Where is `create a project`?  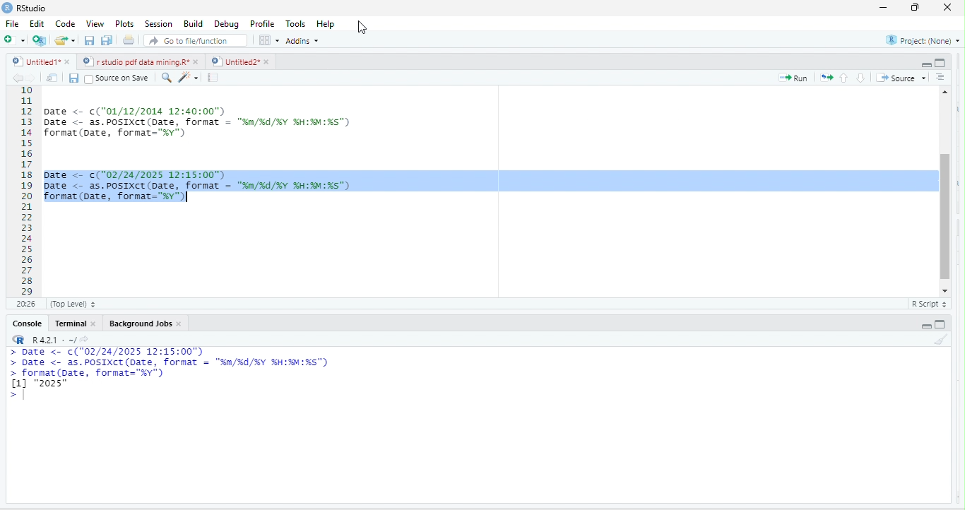 create a project is located at coordinates (38, 40).